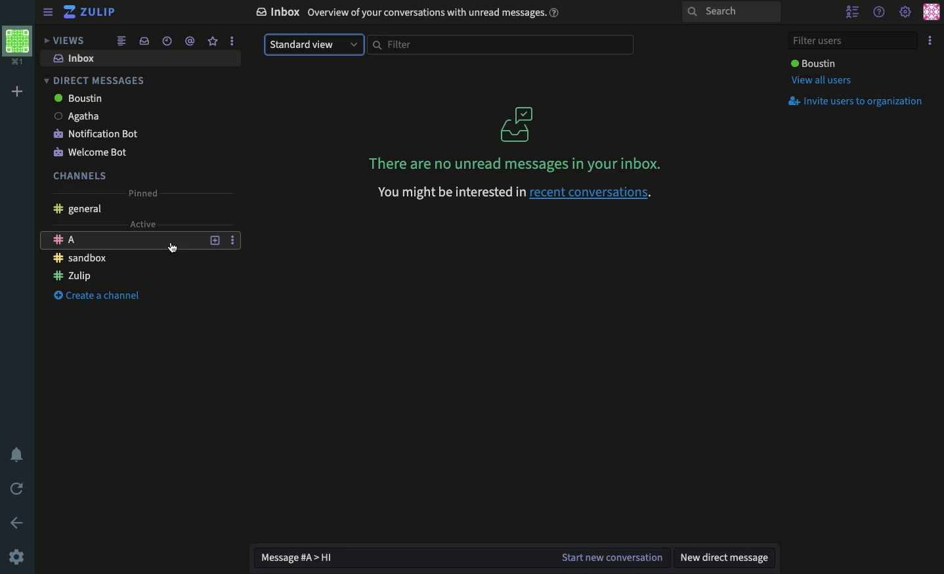 Image resolution: width=944 pixels, height=574 pixels. What do you see at coordinates (190, 40) in the screenshot?
I see `Tag` at bounding box center [190, 40].